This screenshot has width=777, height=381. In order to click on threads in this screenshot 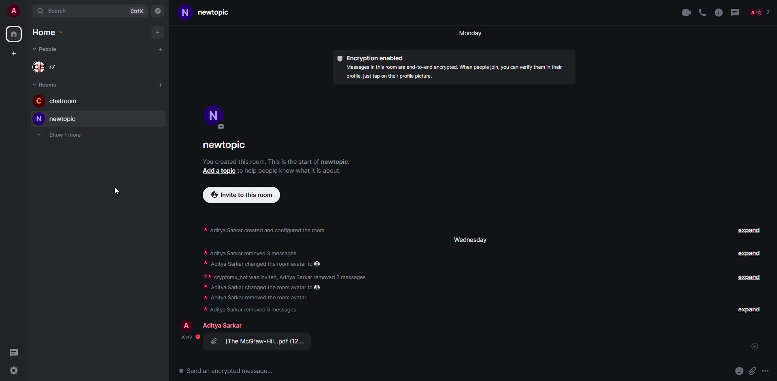, I will do `click(13, 351)`.